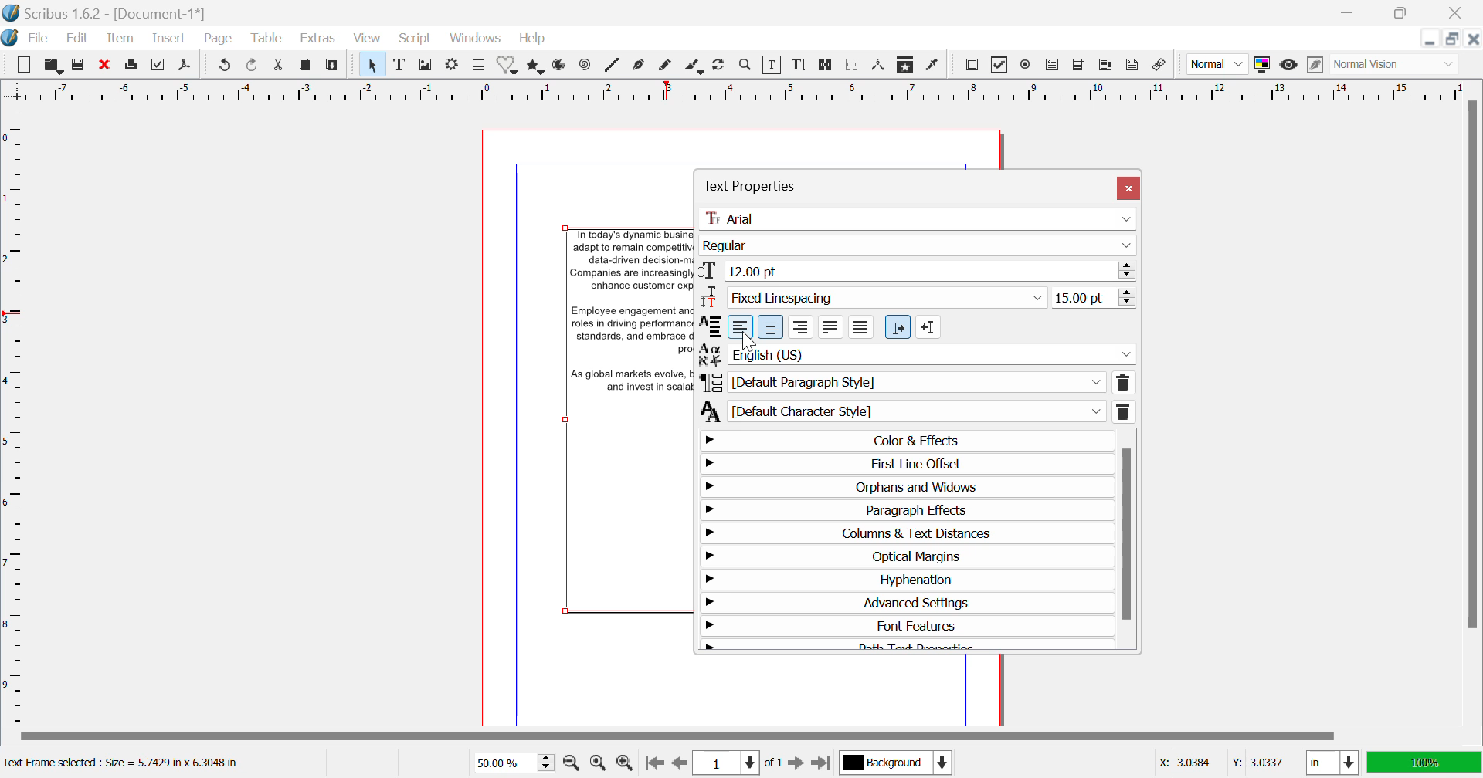  I want to click on Select, so click(374, 63).